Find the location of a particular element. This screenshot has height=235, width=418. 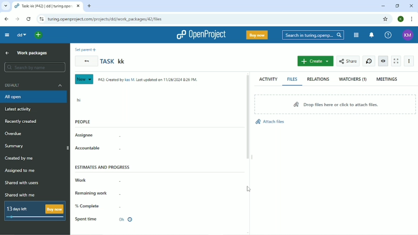

Shared with me is located at coordinates (20, 195).